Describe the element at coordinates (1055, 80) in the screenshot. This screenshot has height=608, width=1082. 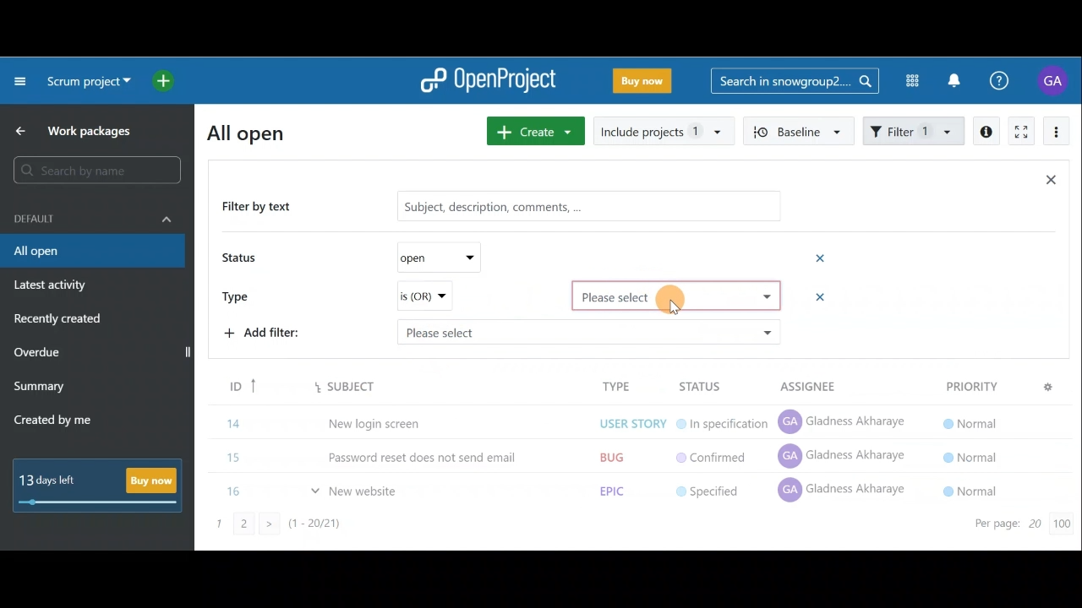
I see `Account name` at that location.